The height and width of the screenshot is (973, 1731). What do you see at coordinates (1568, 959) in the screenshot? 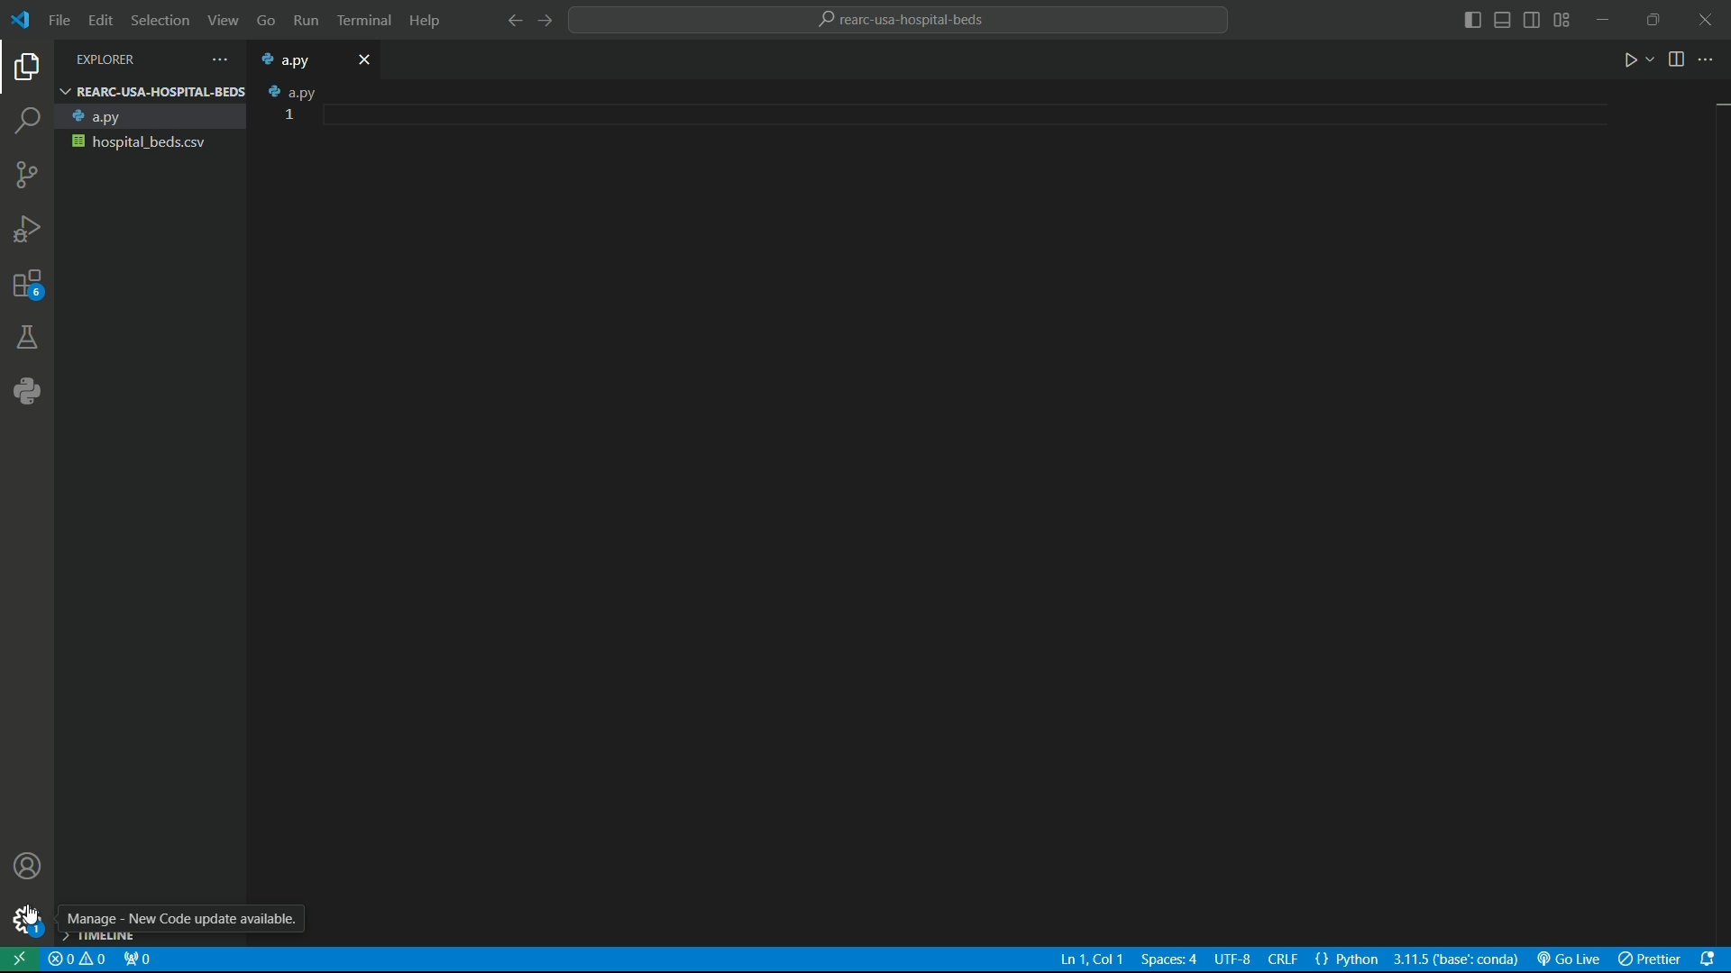
I see `Go Live` at bounding box center [1568, 959].